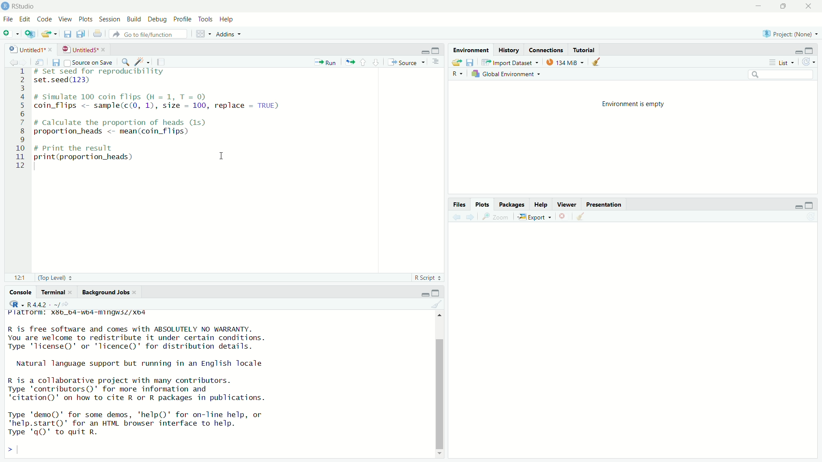 The image size is (822, 462). I want to click on load workspace, so click(456, 63).